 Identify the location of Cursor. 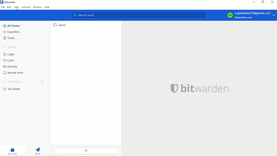
(17, 9).